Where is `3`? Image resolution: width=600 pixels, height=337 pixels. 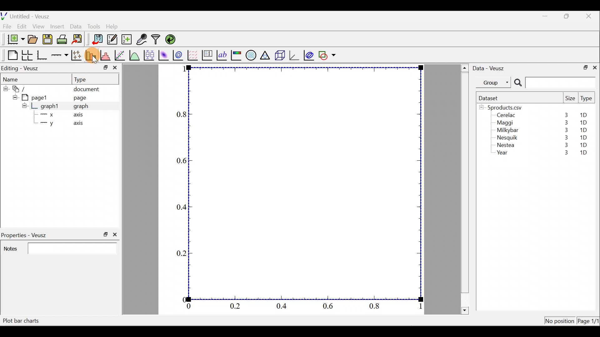
3 is located at coordinates (565, 123).